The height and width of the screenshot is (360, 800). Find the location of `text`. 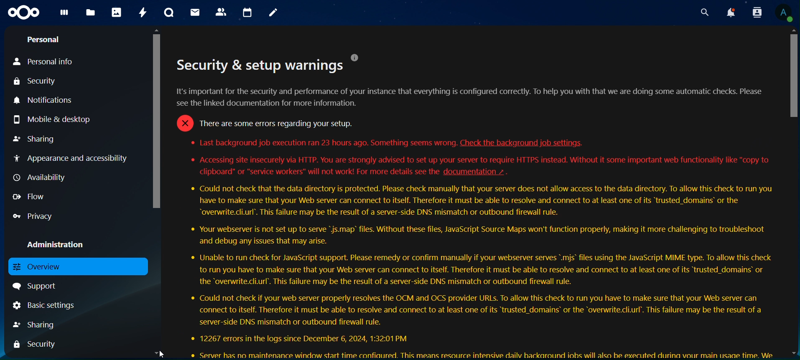

text is located at coordinates (260, 65).